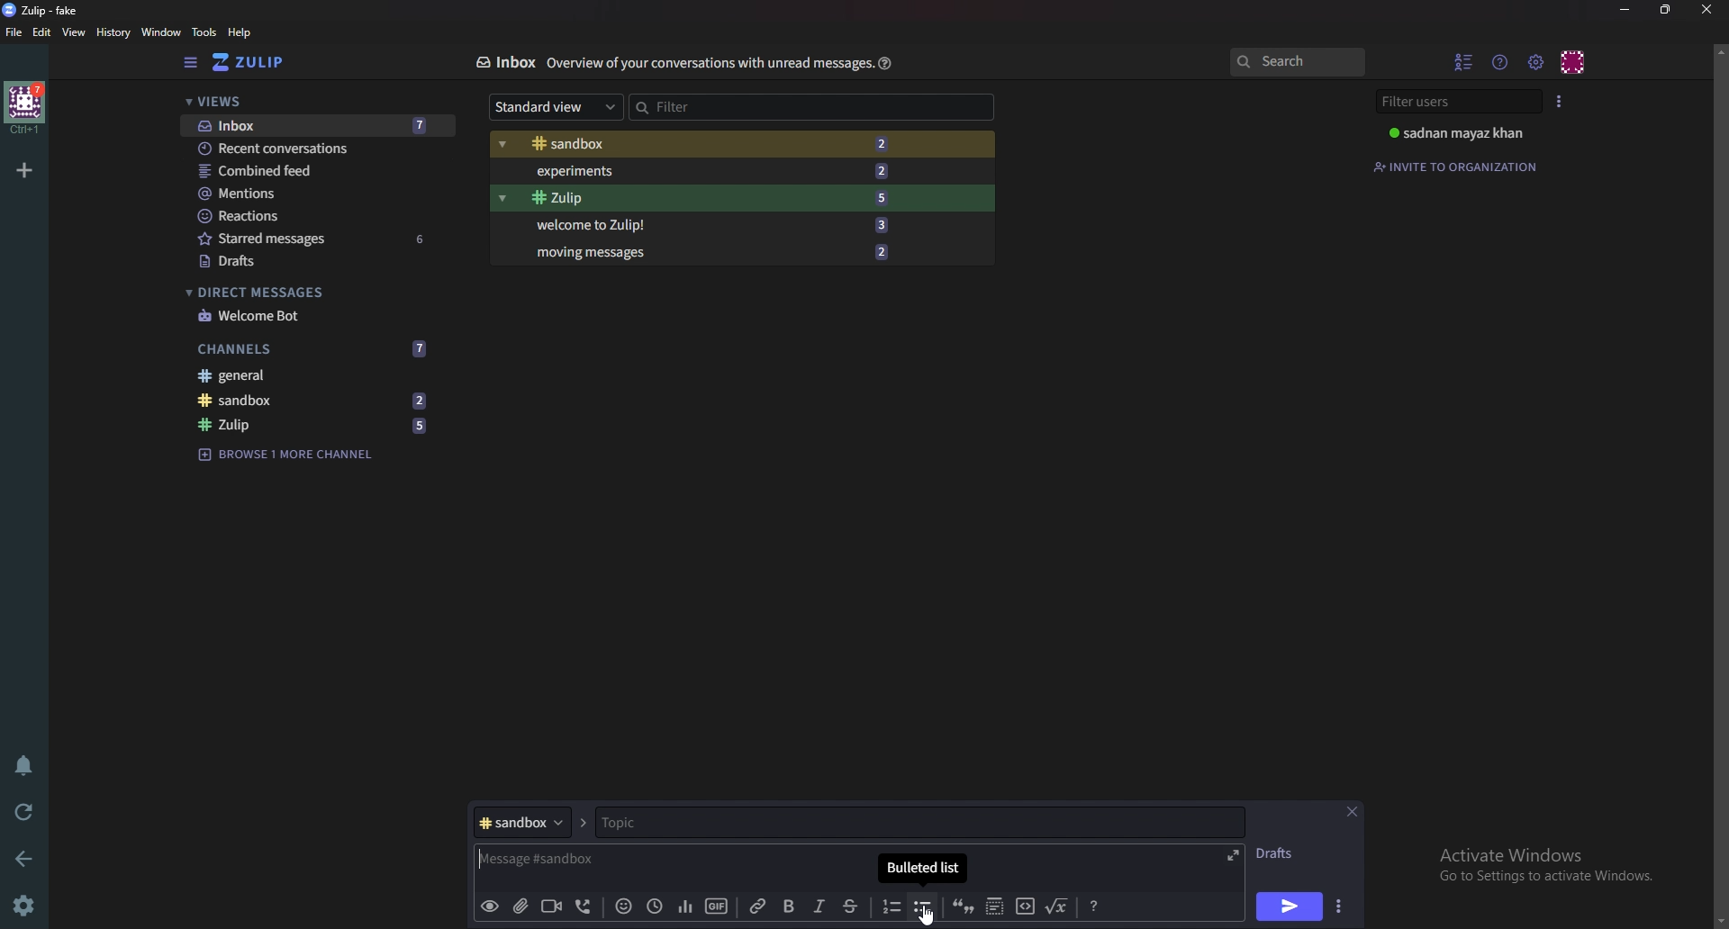  What do you see at coordinates (316, 127) in the screenshot?
I see `Inbox` at bounding box center [316, 127].